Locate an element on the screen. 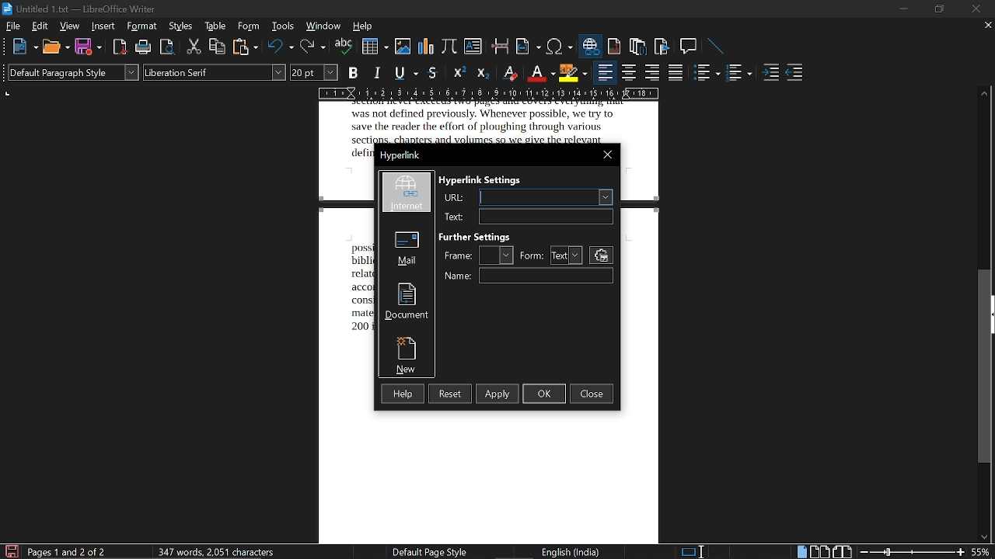  url is located at coordinates (455, 198).